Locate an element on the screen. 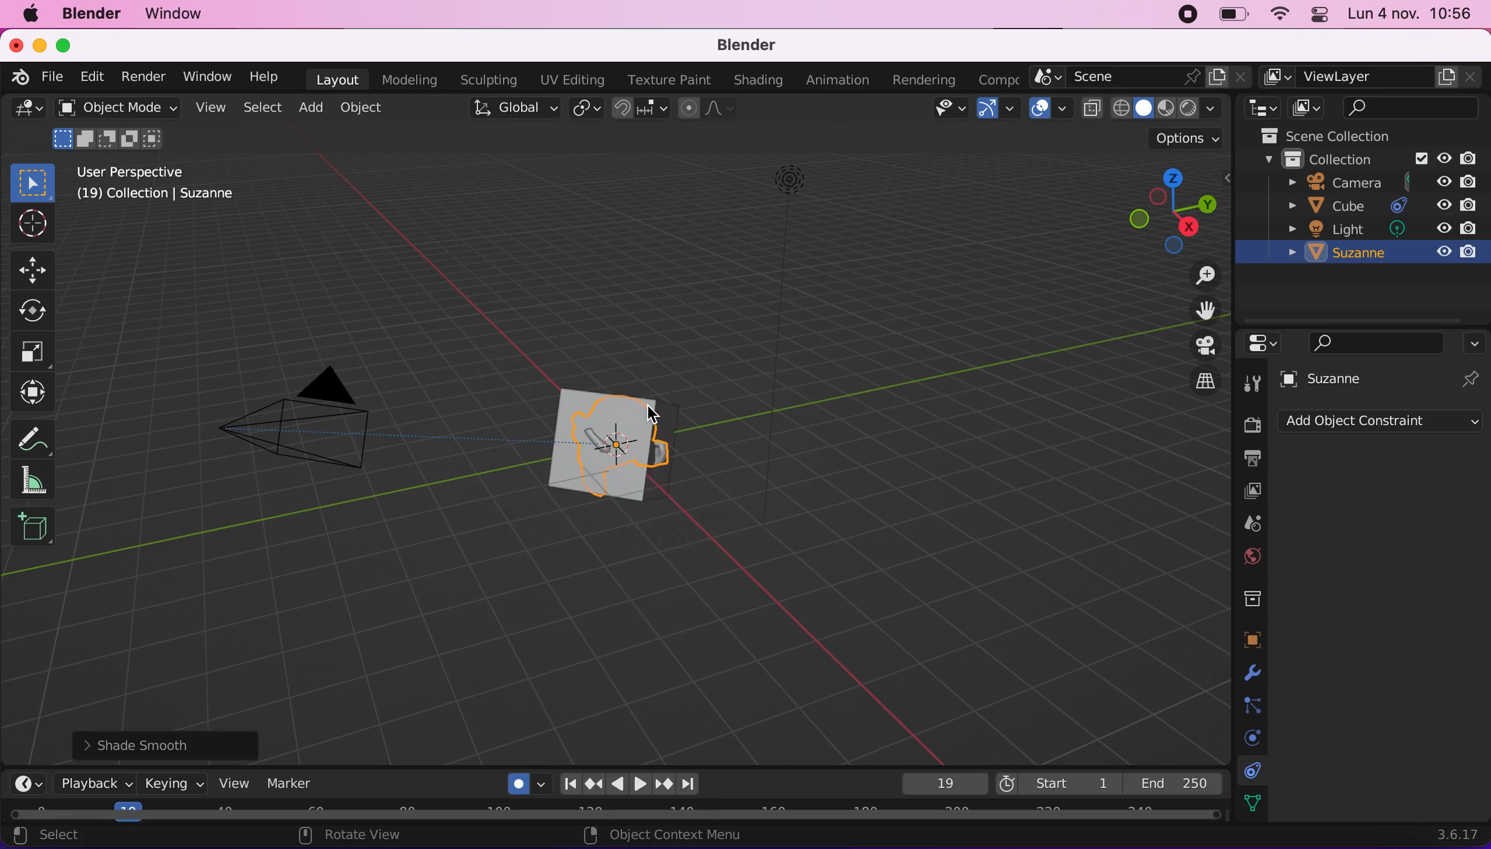 The image size is (1491, 849). render is located at coordinates (145, 78).